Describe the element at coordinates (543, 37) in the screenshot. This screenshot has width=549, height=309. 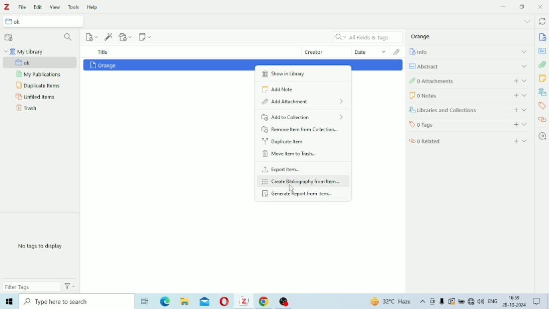
I see `Info` at that location.